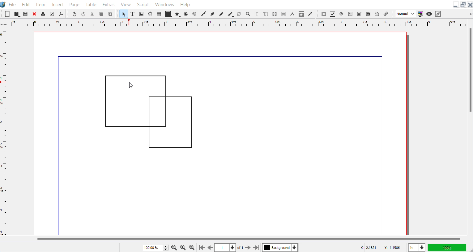  I want to click on PDF Check box, so click(332, 14).